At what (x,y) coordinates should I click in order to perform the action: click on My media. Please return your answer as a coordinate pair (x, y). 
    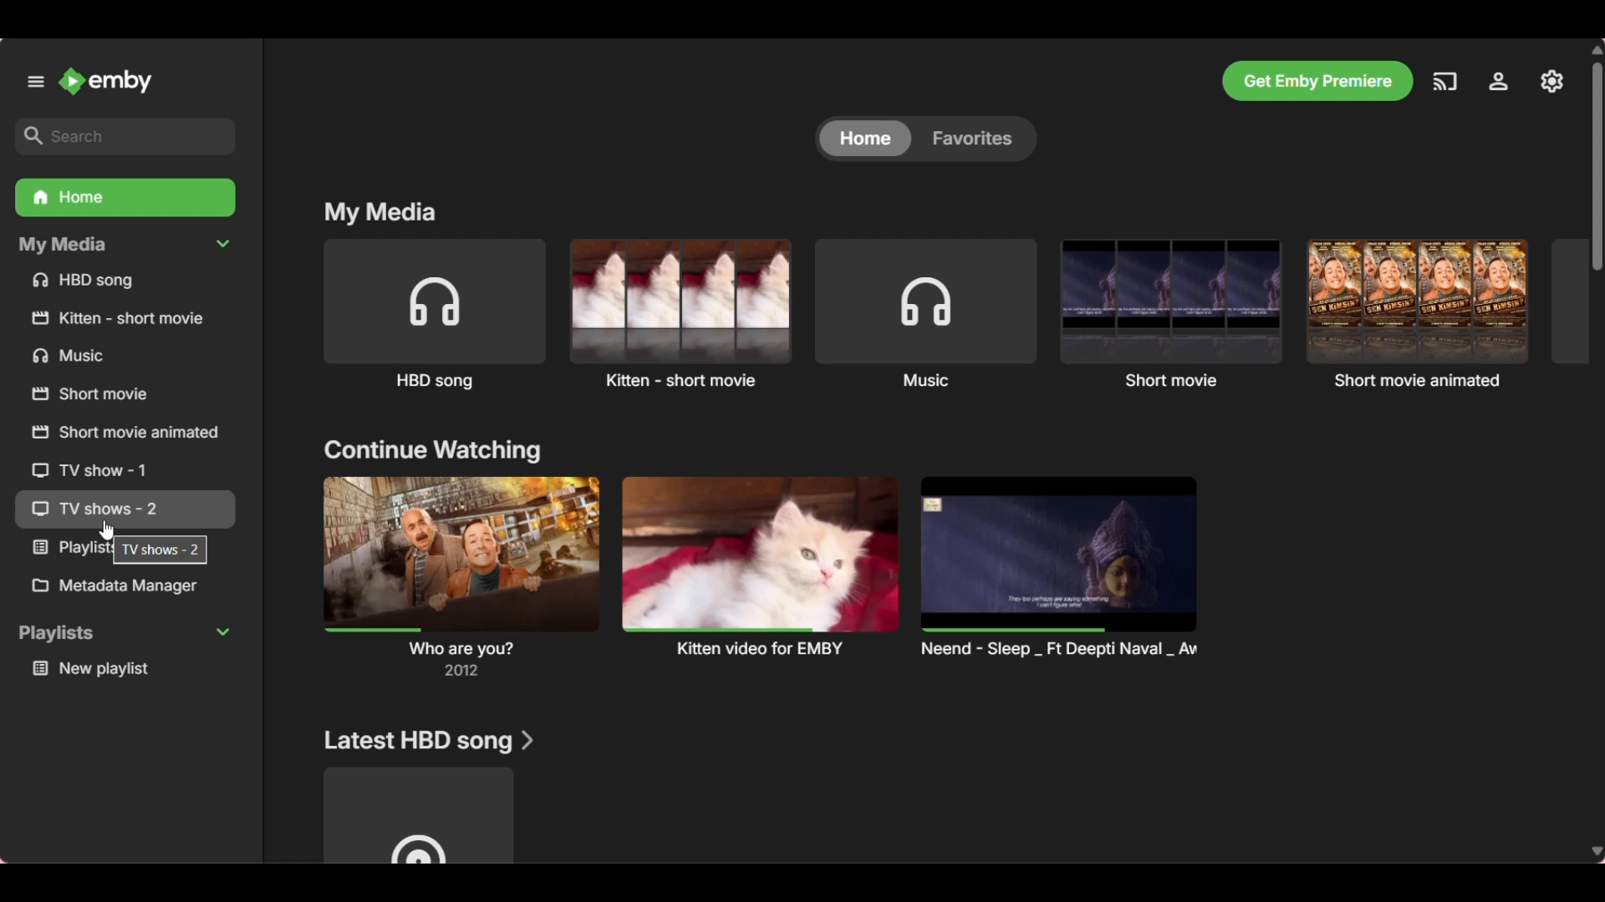
    Looking at the image, I should click on (380, 212).